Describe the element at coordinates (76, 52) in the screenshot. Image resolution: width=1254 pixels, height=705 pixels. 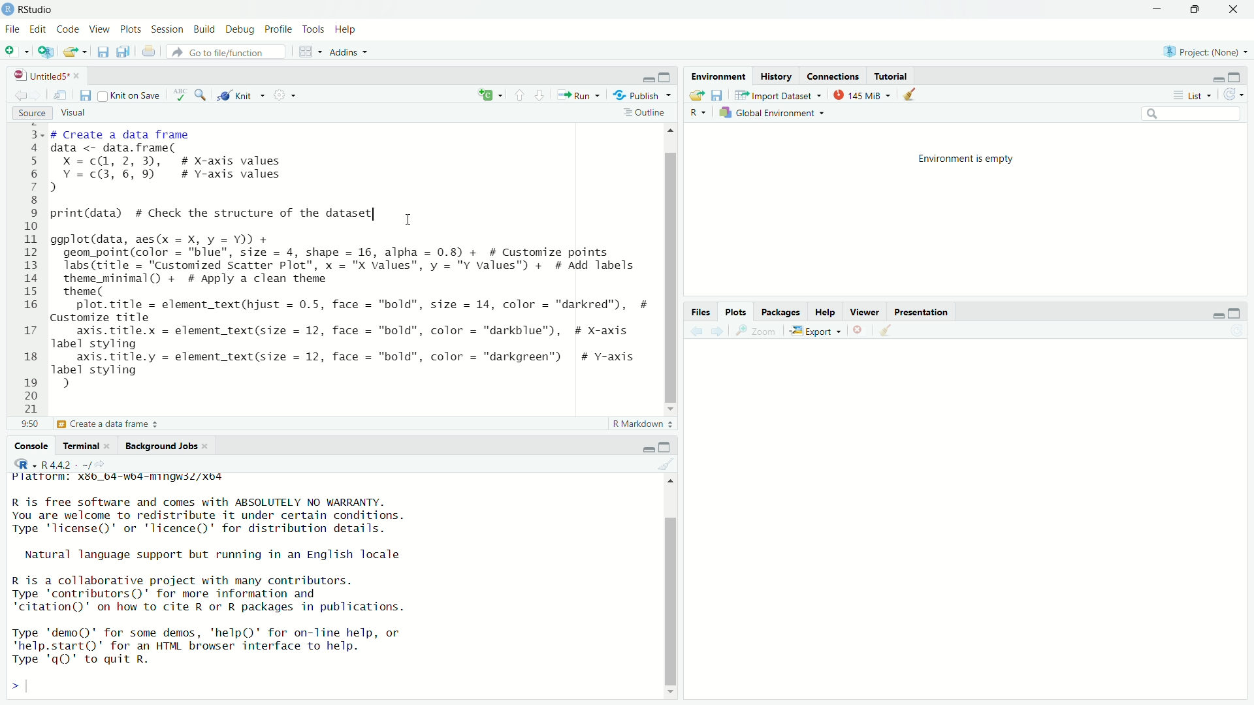
I see `Open an existing file` at that location.